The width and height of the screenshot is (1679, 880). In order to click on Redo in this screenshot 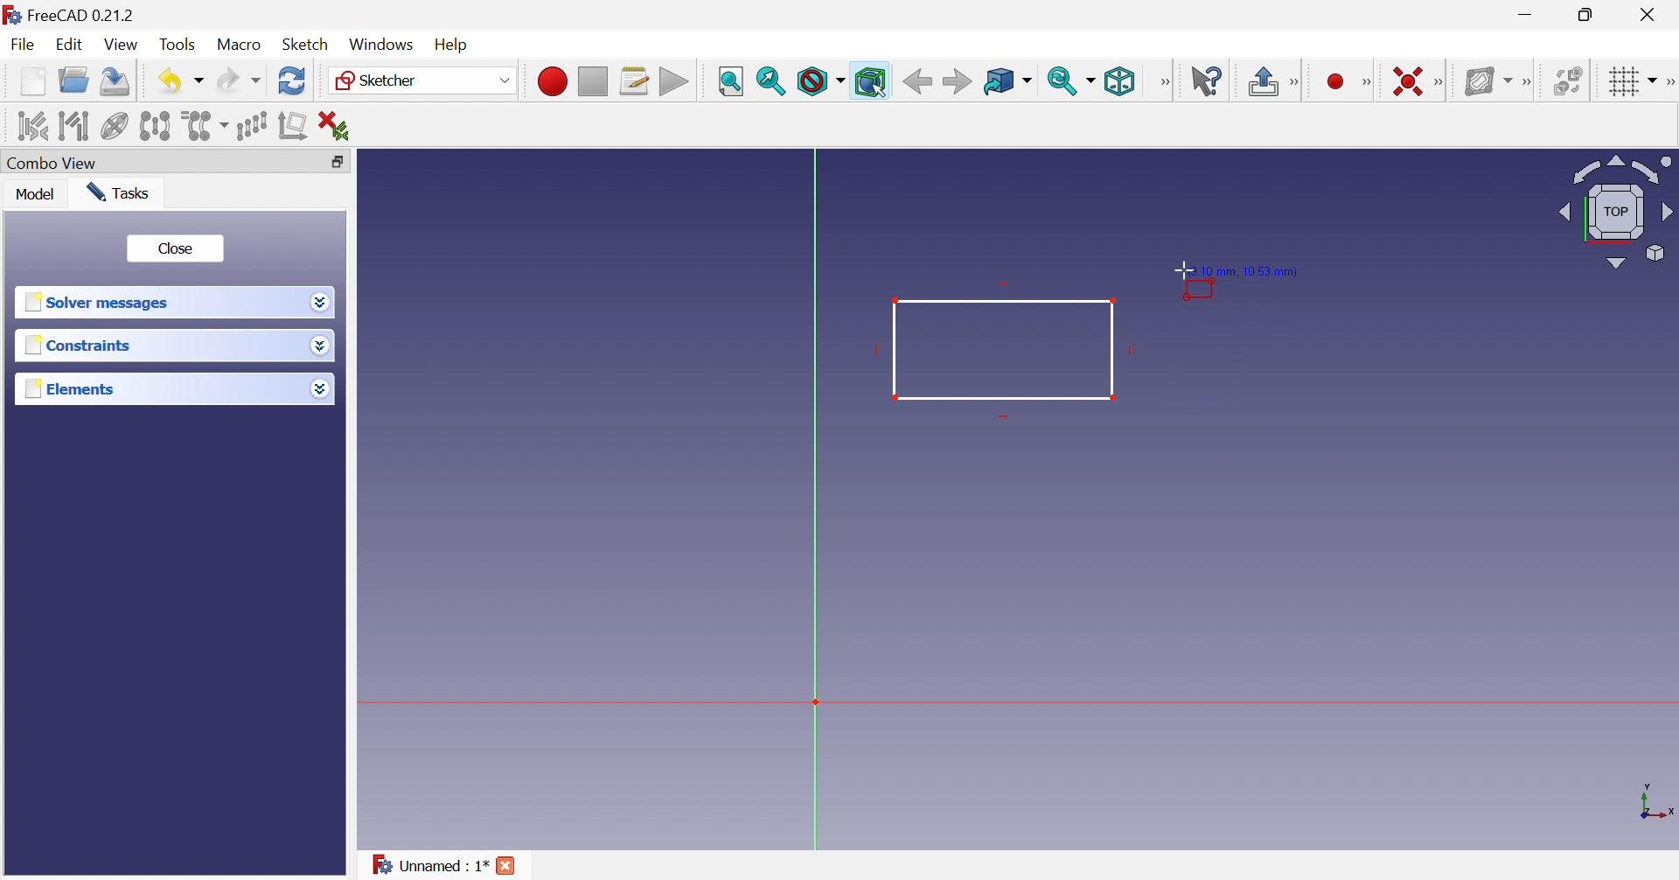, I will do `click(236, 80)`.